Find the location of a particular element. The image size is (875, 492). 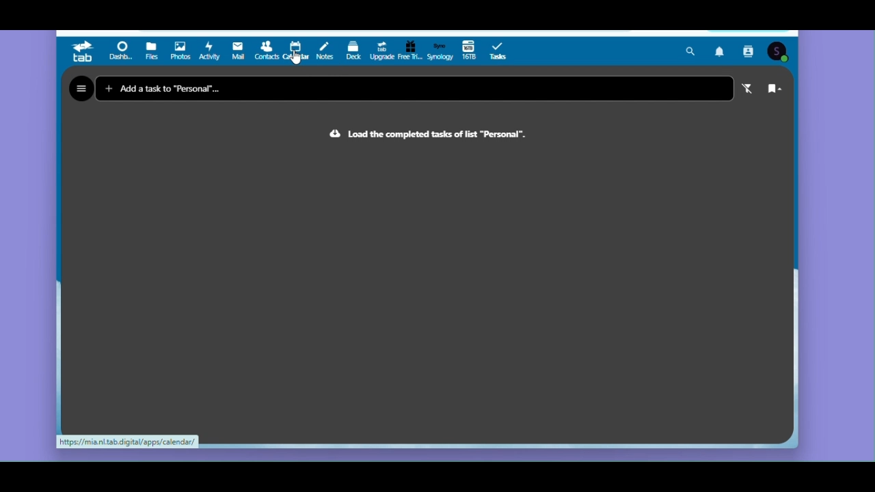

Free trial is located at coordinates (409, 52).